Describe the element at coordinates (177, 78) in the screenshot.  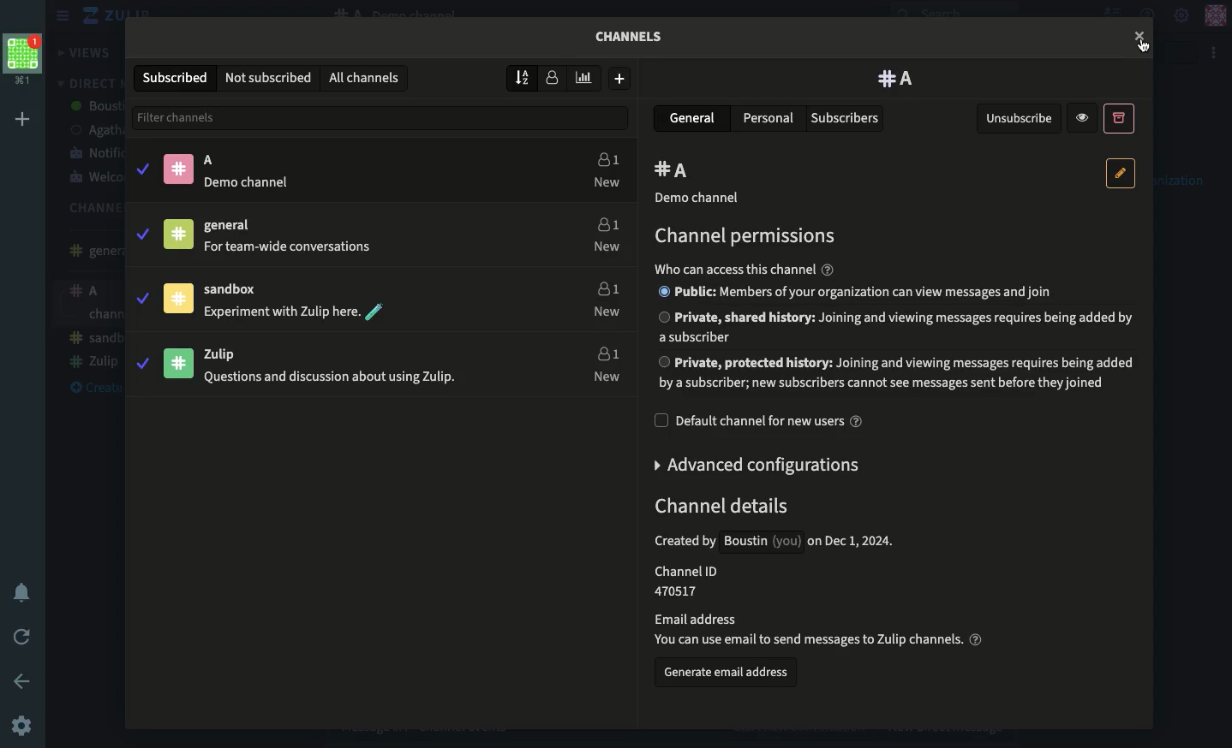
I see `Subscribed` at that location.